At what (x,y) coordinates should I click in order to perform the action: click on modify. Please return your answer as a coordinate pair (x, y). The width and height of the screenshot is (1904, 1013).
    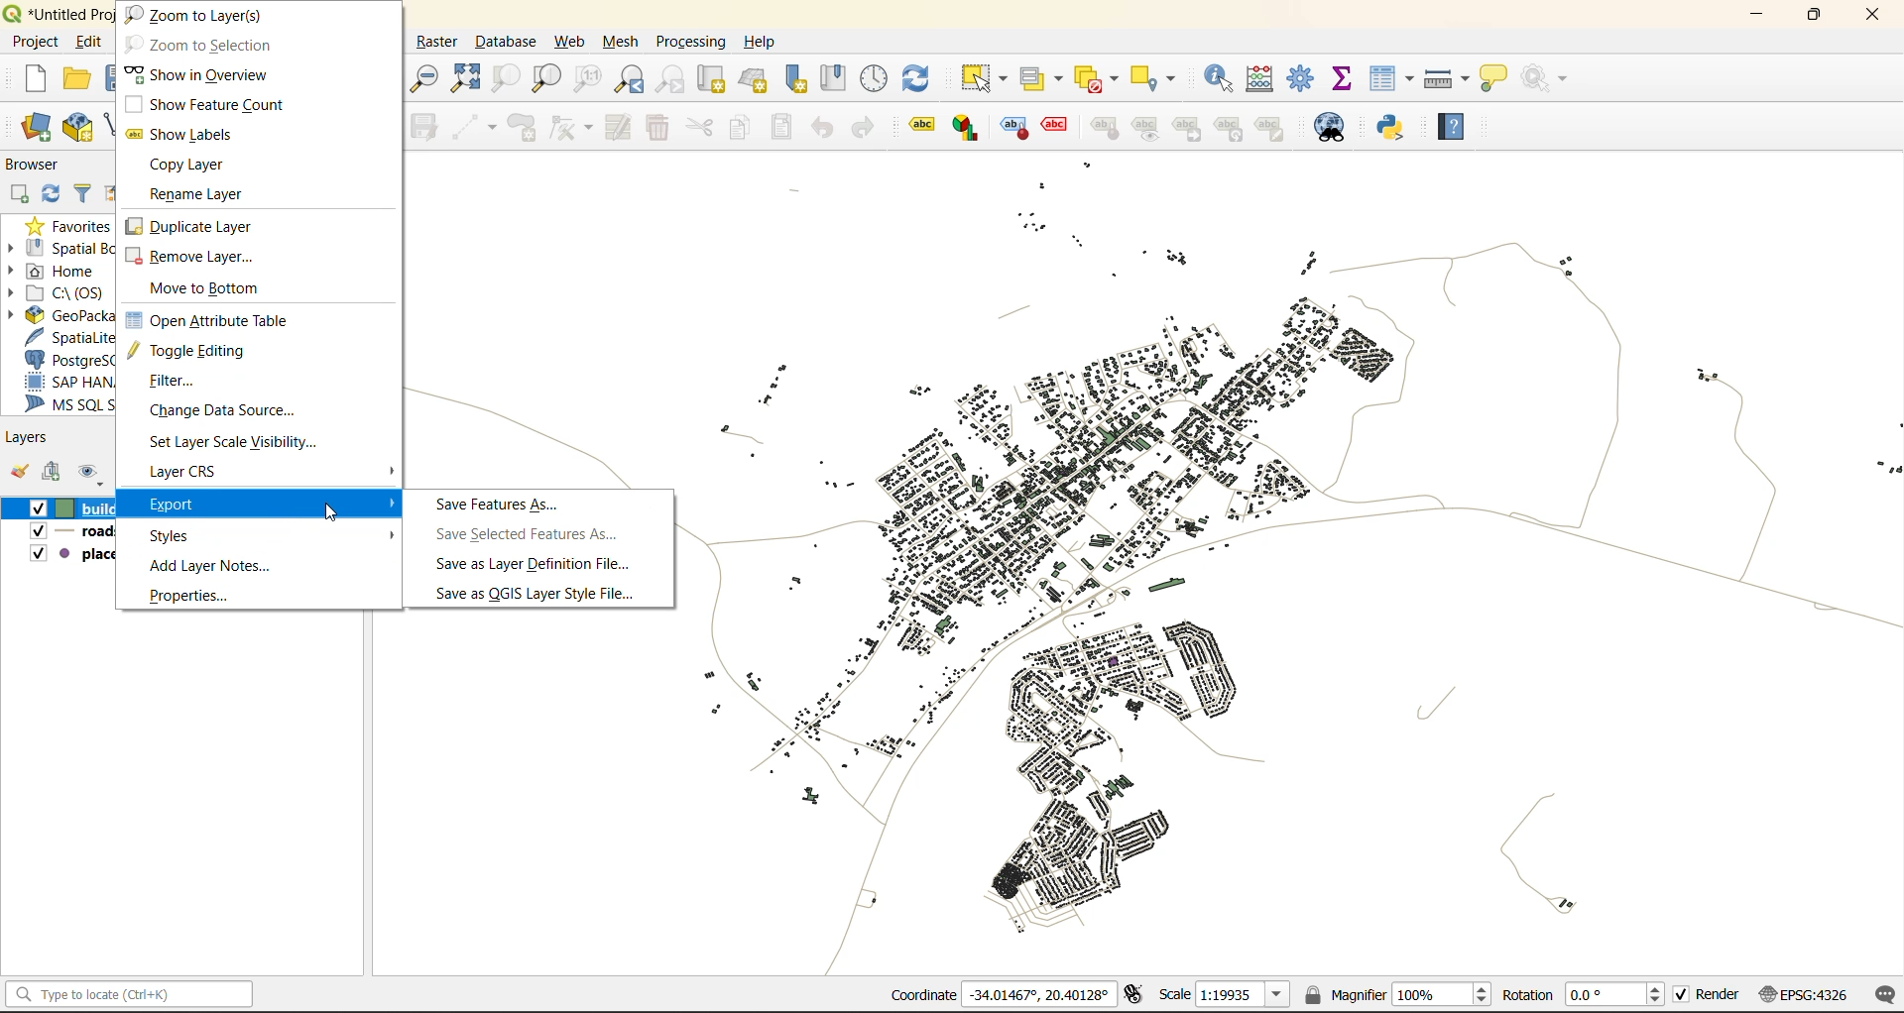
    Looking at the image, I should click on (615, 126).